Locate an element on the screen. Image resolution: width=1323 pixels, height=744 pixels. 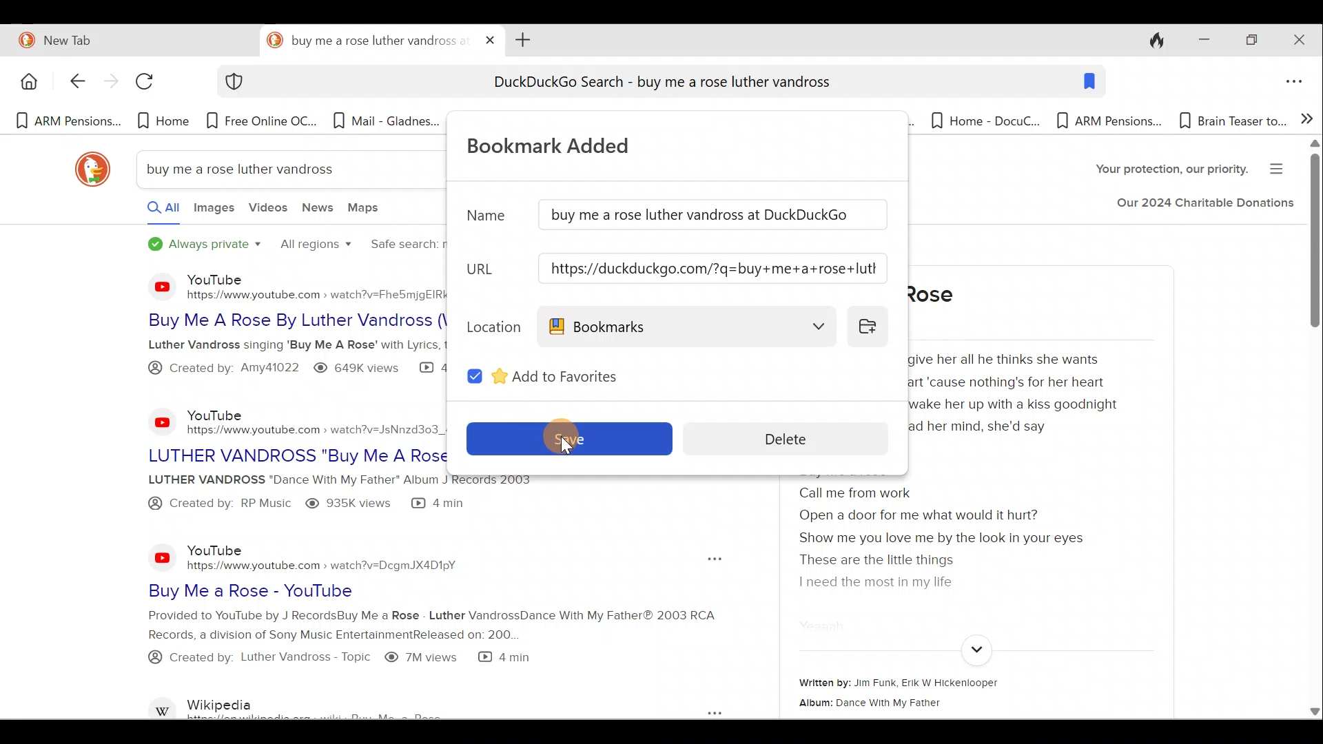
Buy Me a Rose - YouTube is located at coordinates (361, 590).